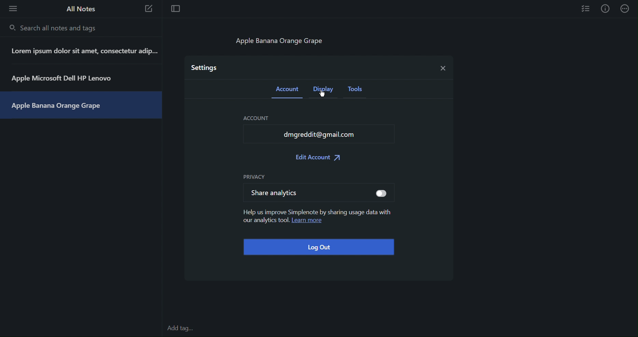  What do you see at coordinates (175, 9) in the screenshot?
I see `Focus Mode` at bounding box center [175, 9].